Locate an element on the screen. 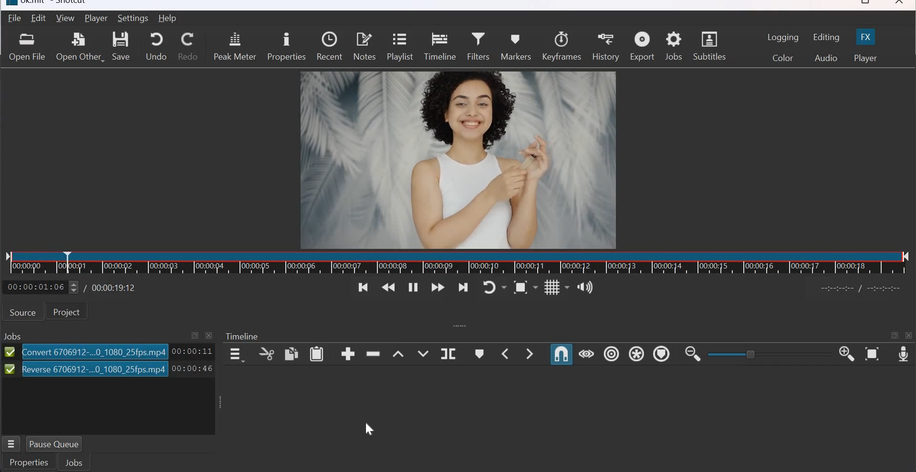  Pause queue is located at coordinates (60, 443).